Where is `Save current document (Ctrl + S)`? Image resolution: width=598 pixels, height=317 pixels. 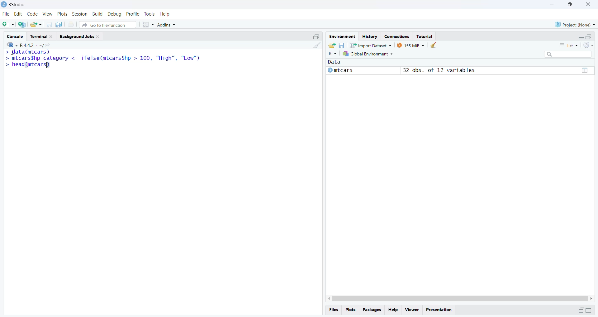 Save current document (Ctrl + S) is located at coordinates (51, 25).